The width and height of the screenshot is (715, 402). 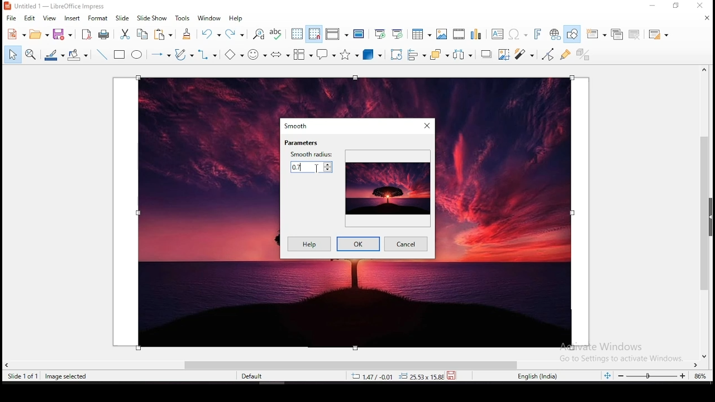 I want to click on slide, so click(x=123, y=18).